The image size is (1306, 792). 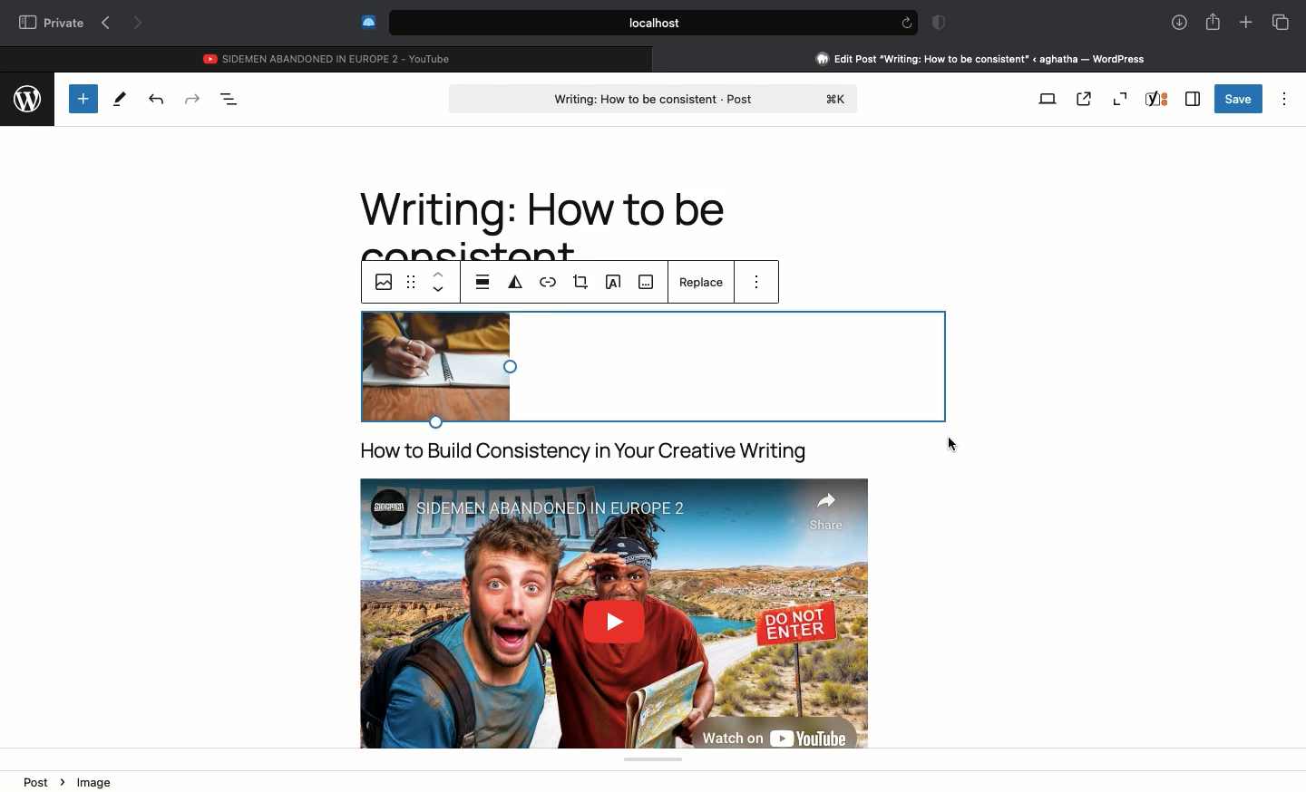 What do you see at coordinates (759, 280) in the screenshot?
I see `more options` at bounding box center [759, 280].